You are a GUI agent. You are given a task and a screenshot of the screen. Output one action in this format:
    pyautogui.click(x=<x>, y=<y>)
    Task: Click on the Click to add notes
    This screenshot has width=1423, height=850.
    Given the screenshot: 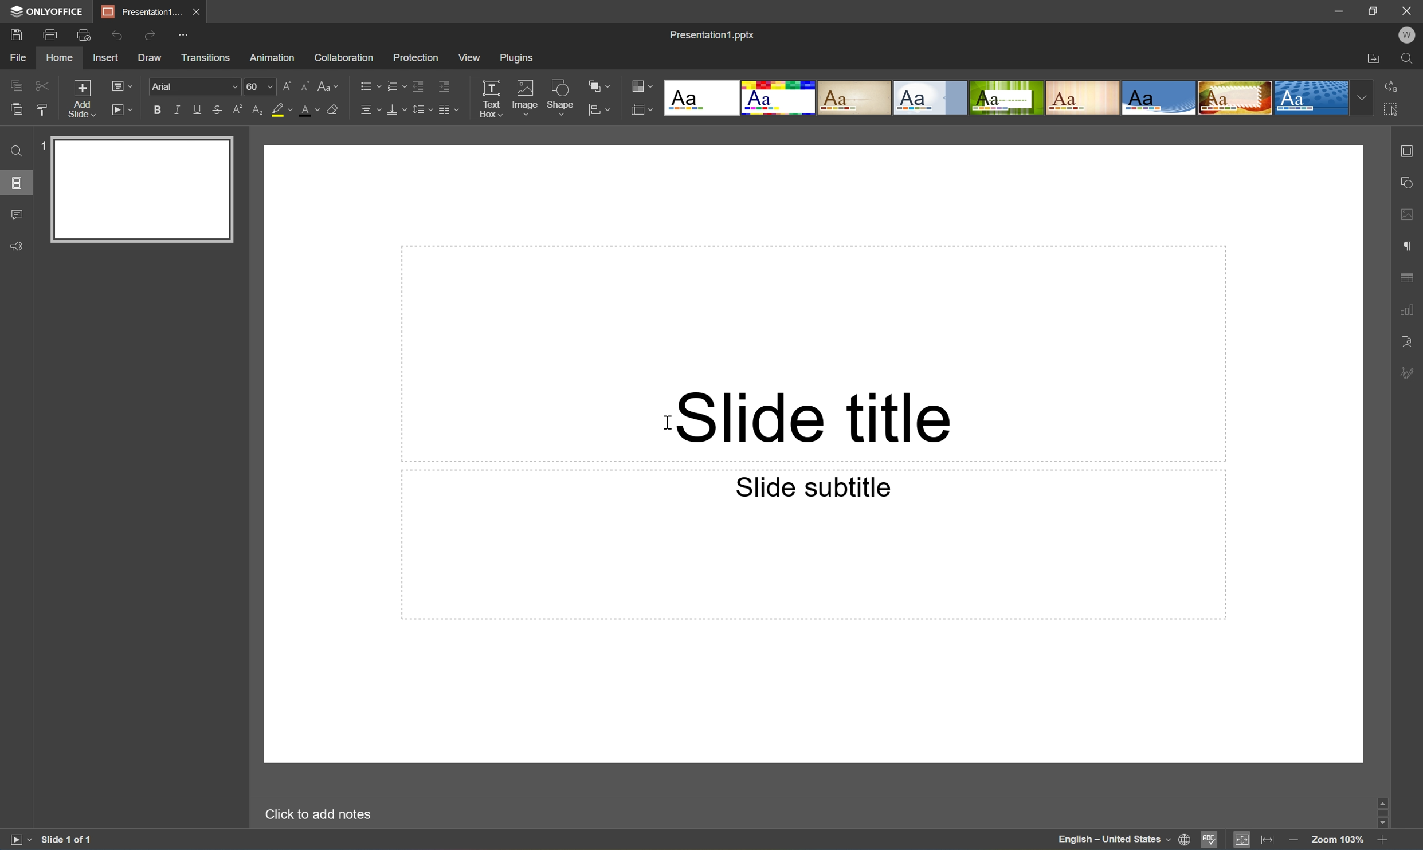 What is the action you would take?
    pyautogui.click(x=317, y=812)
    